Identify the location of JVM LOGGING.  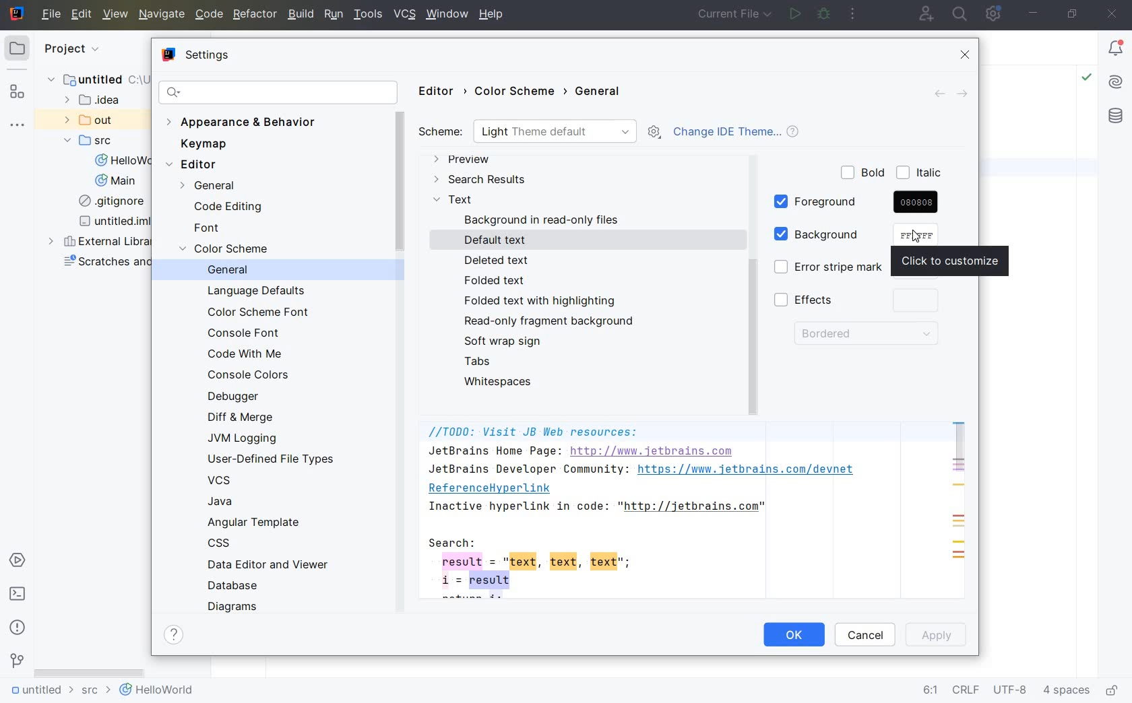
(245, 438).